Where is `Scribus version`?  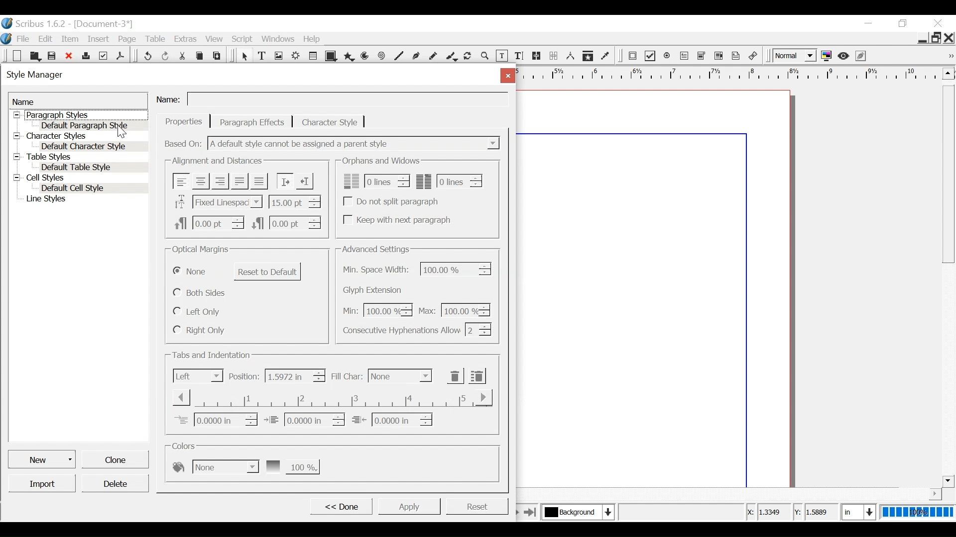 Scribus version is located at coordinates (34, 23).